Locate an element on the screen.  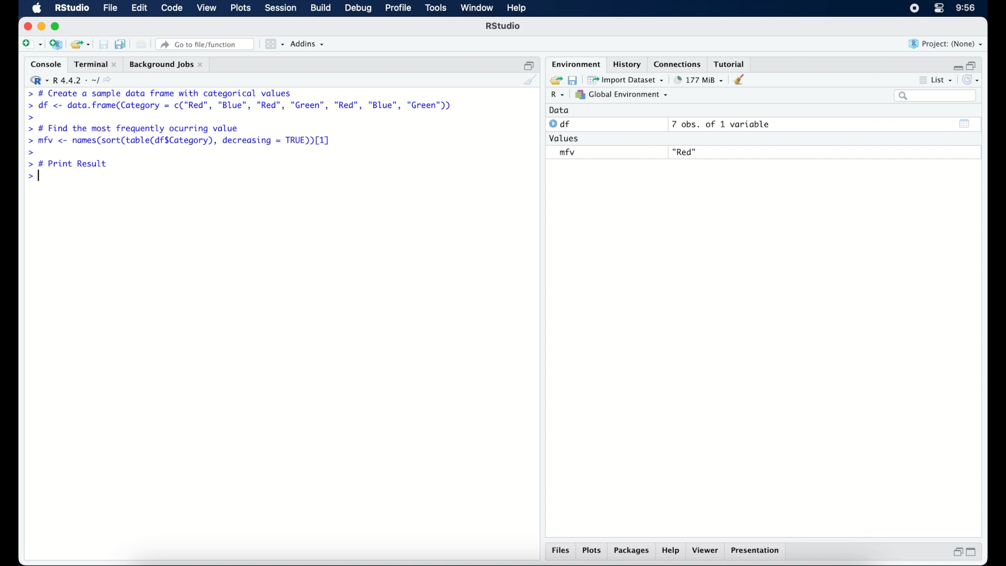
minimize is located at coordinates (956, 66).